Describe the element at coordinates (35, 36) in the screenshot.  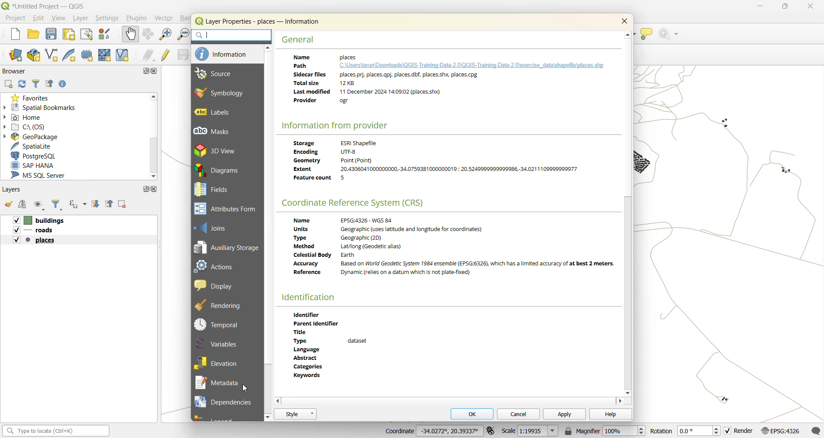
I see `open` at that location.